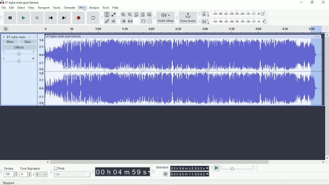  I want to click on settings, so click(165, 174).